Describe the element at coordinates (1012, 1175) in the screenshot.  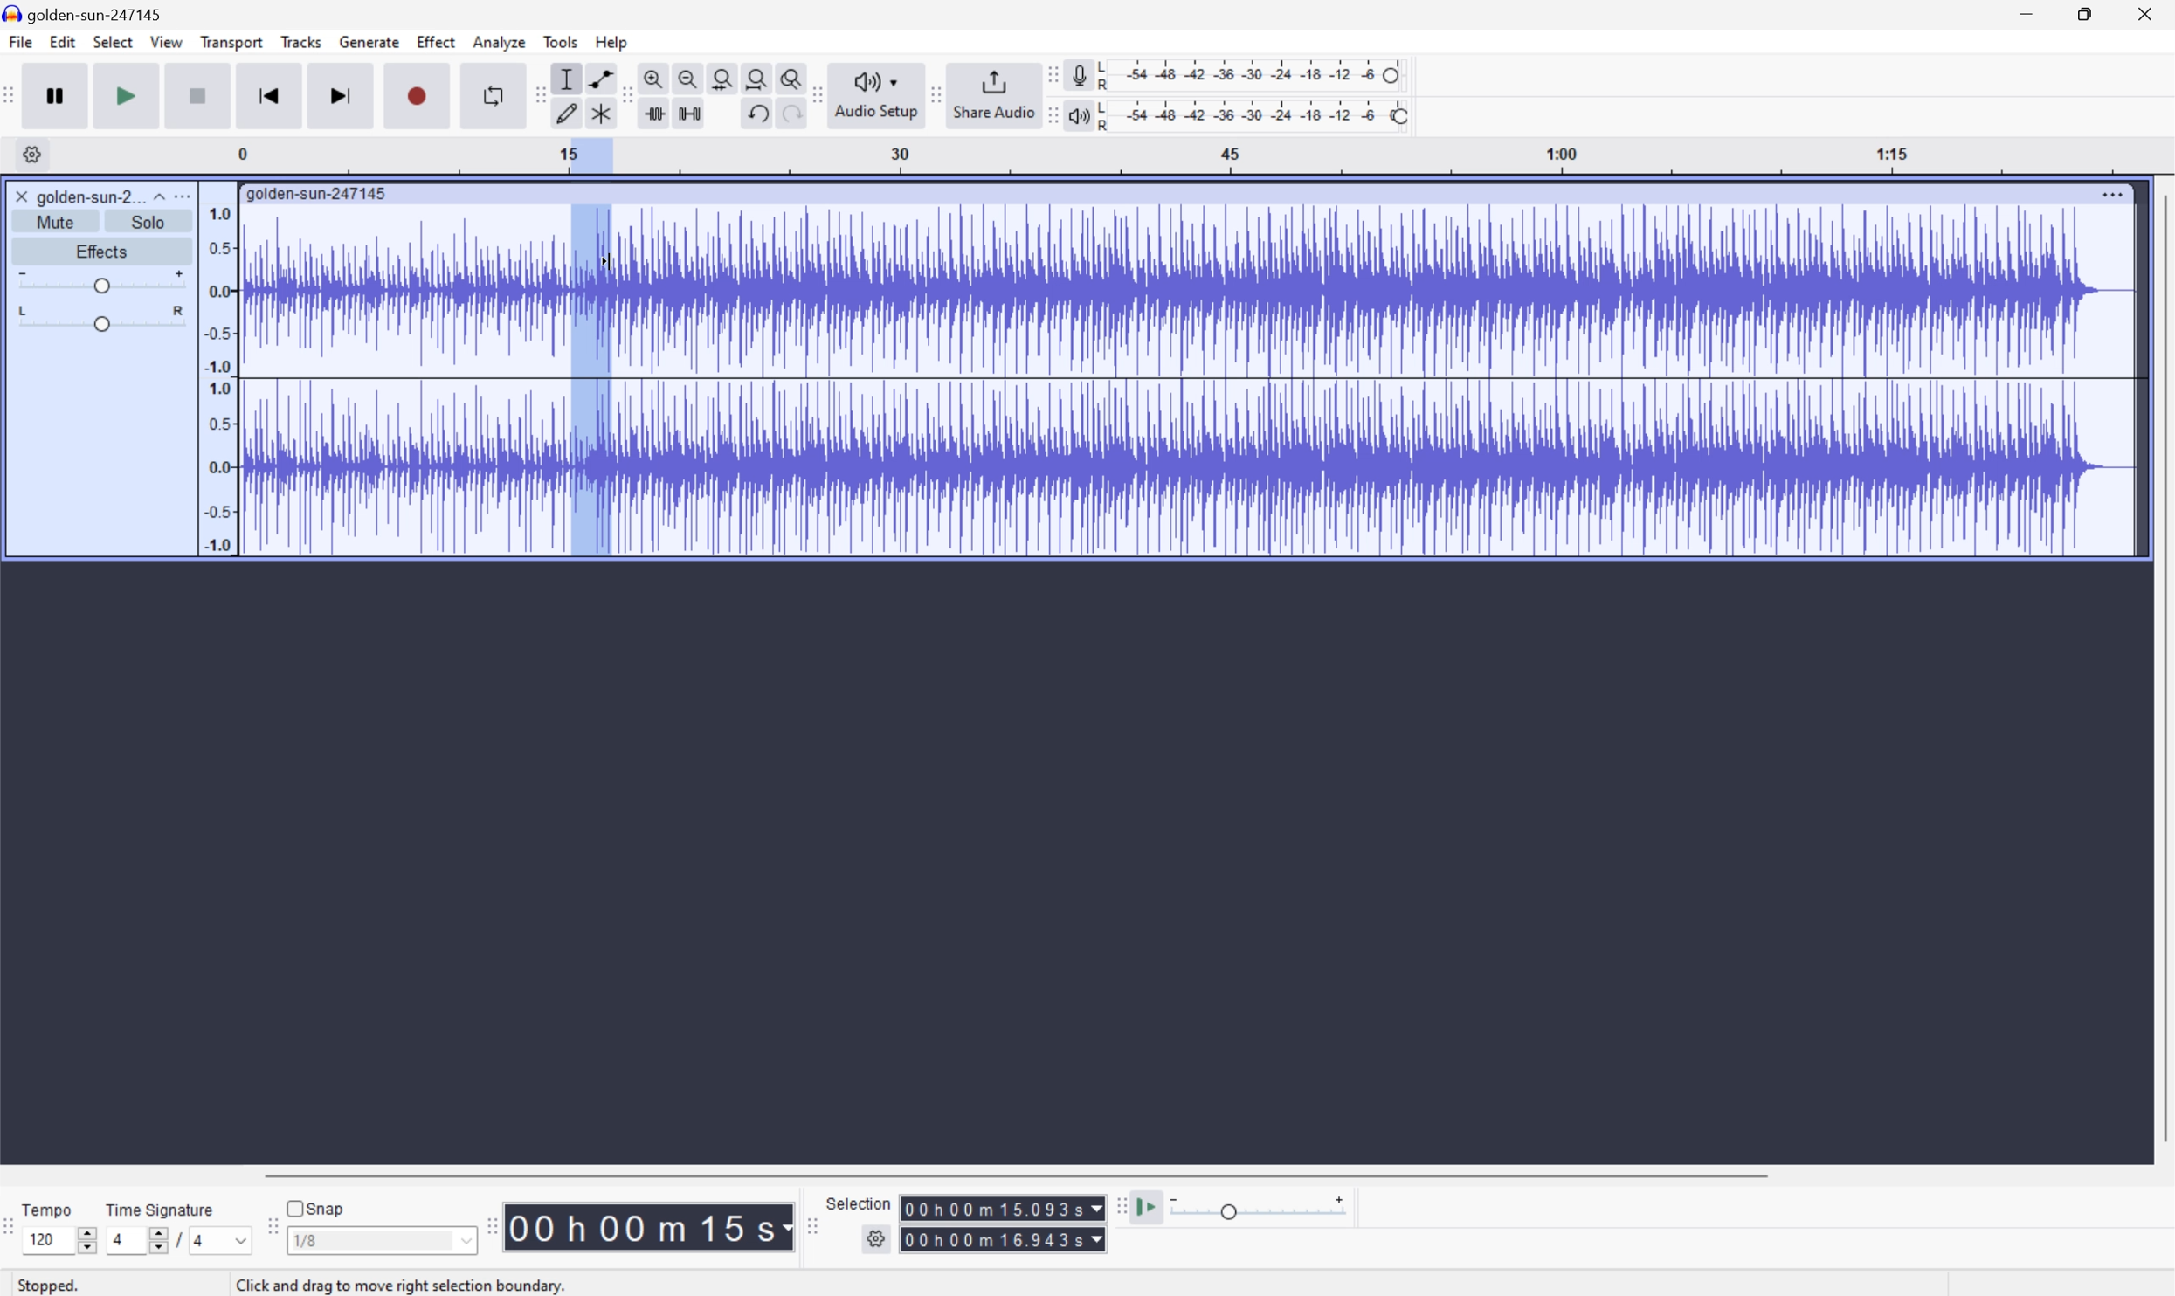
I see `Scroll bar` at that location.